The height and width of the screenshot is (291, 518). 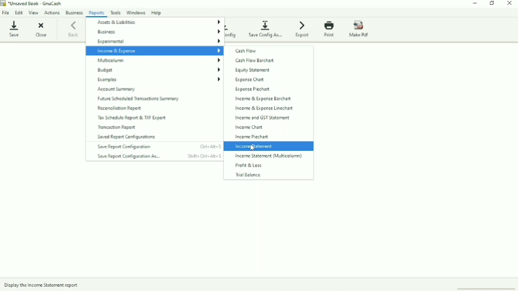 I want to click on Tools, so click(x=116, y=12).